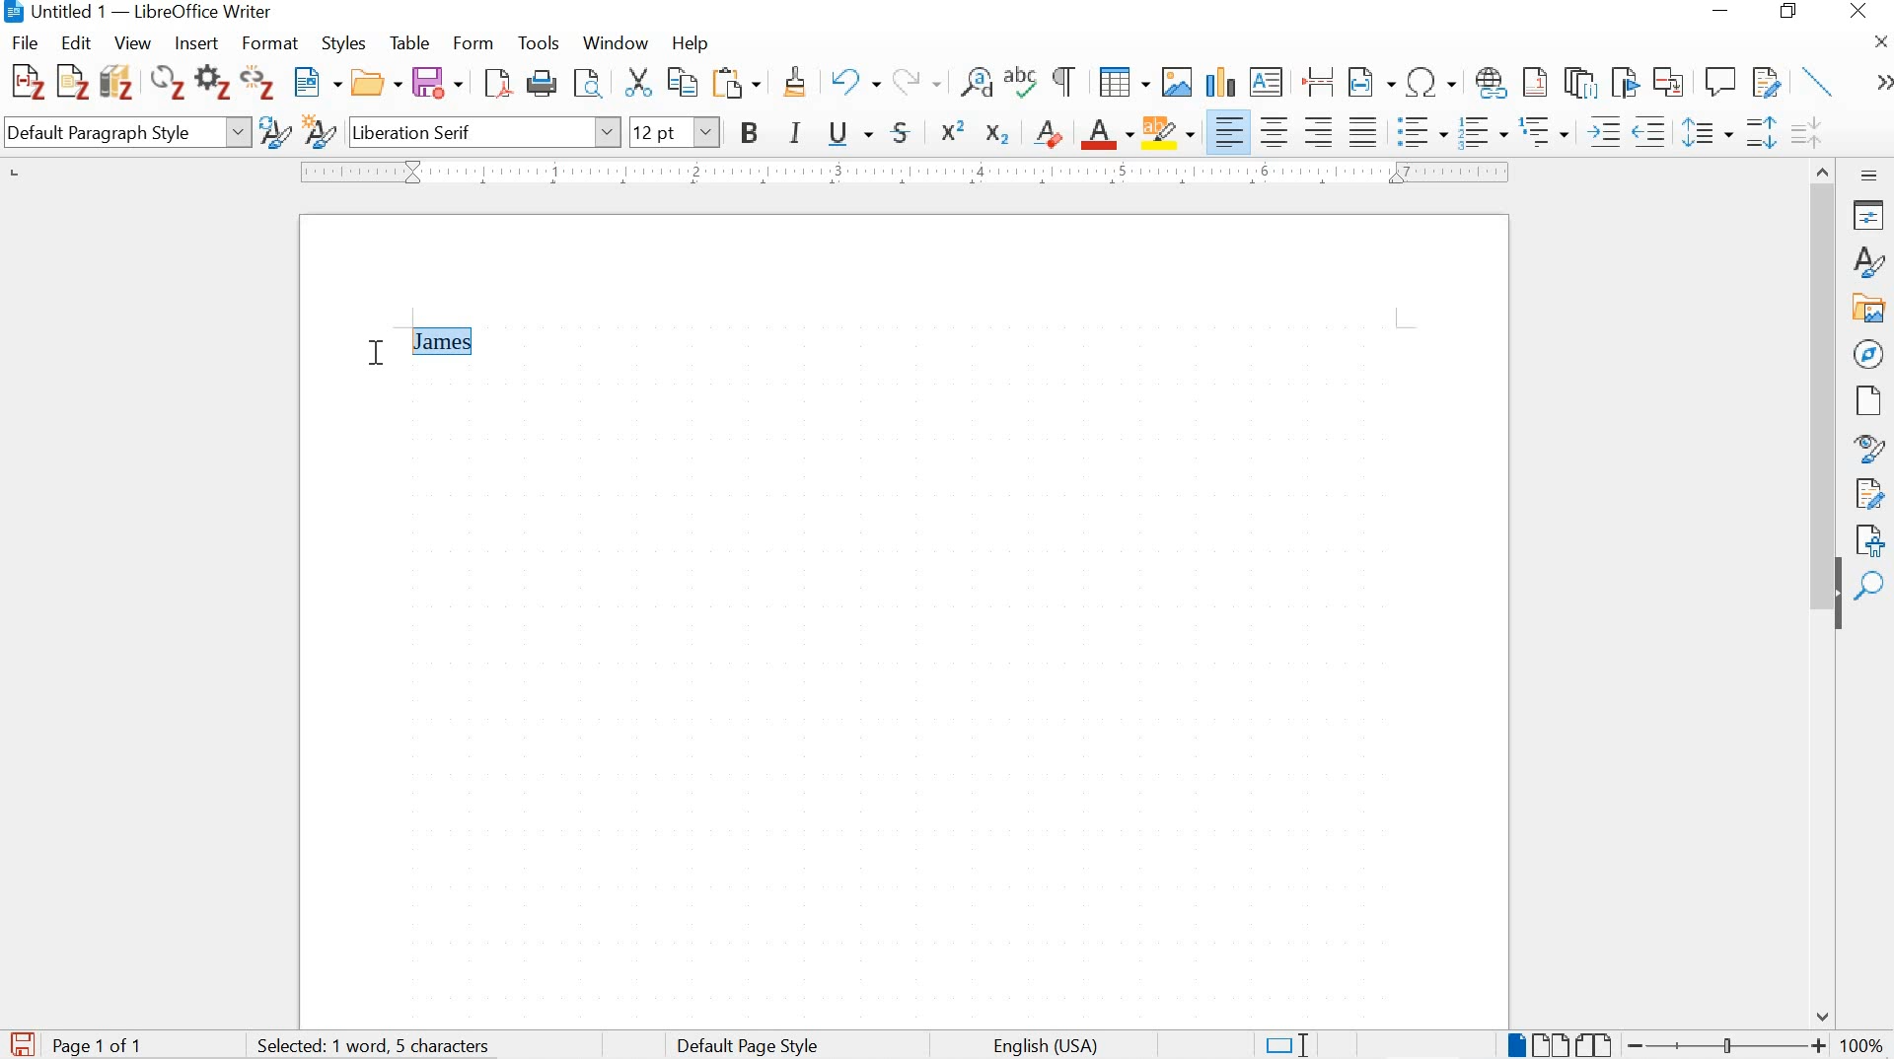 The height and width of the screenshot is (1059, 1894). Describe the element at coordinates (22, 1041) in the screenshot. I see `save` at that location.